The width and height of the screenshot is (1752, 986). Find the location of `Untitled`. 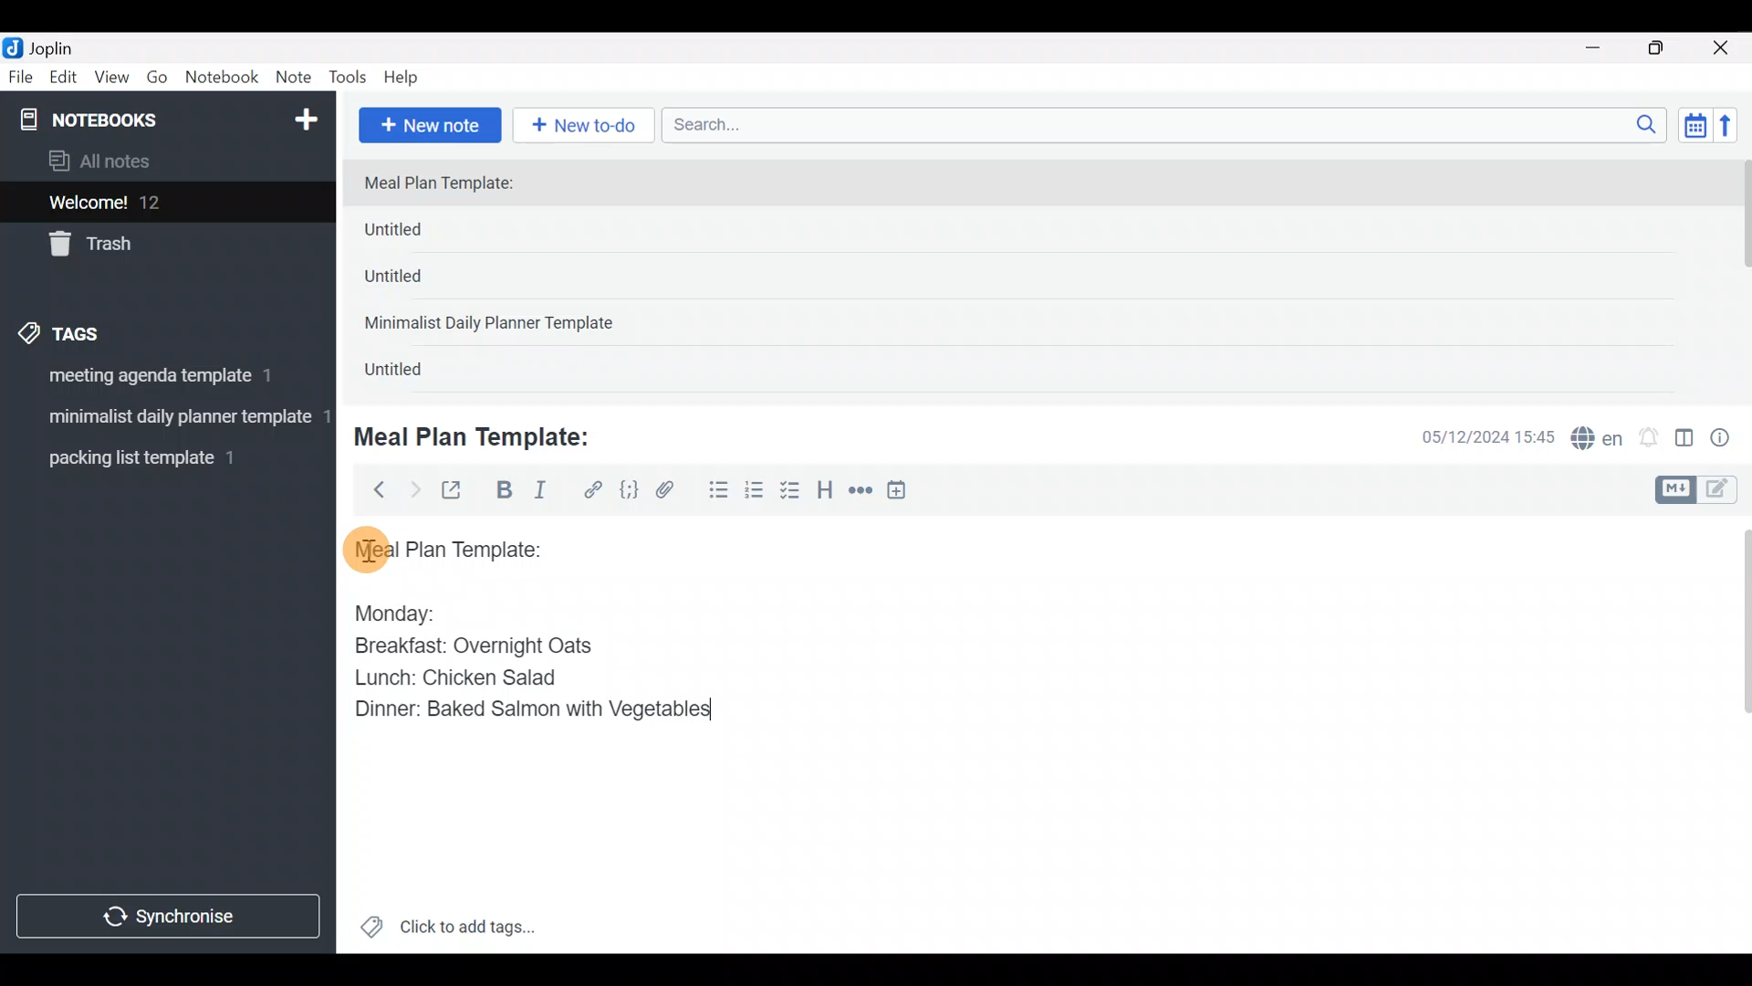

Untitled is located at coordinates (418, 282).